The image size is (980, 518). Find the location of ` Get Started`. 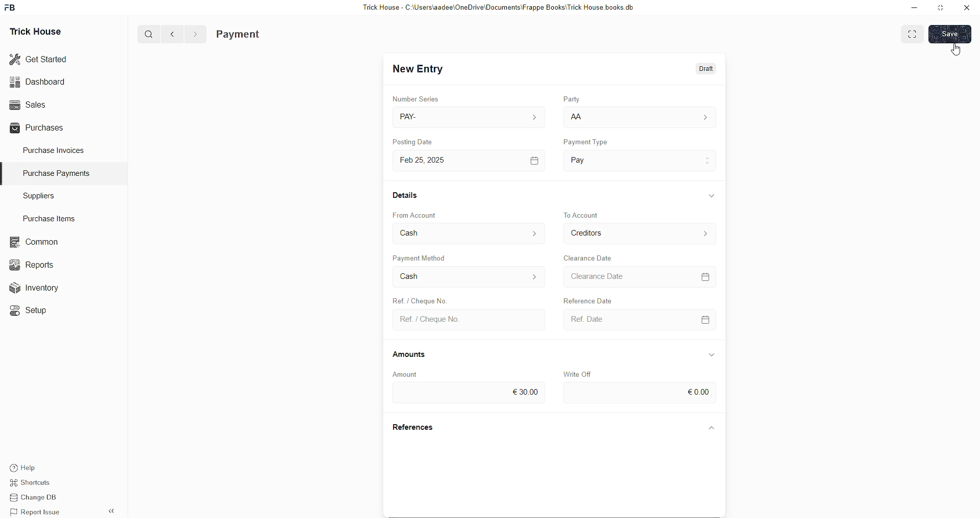

 Get Started is located at coordinates (39, 58).